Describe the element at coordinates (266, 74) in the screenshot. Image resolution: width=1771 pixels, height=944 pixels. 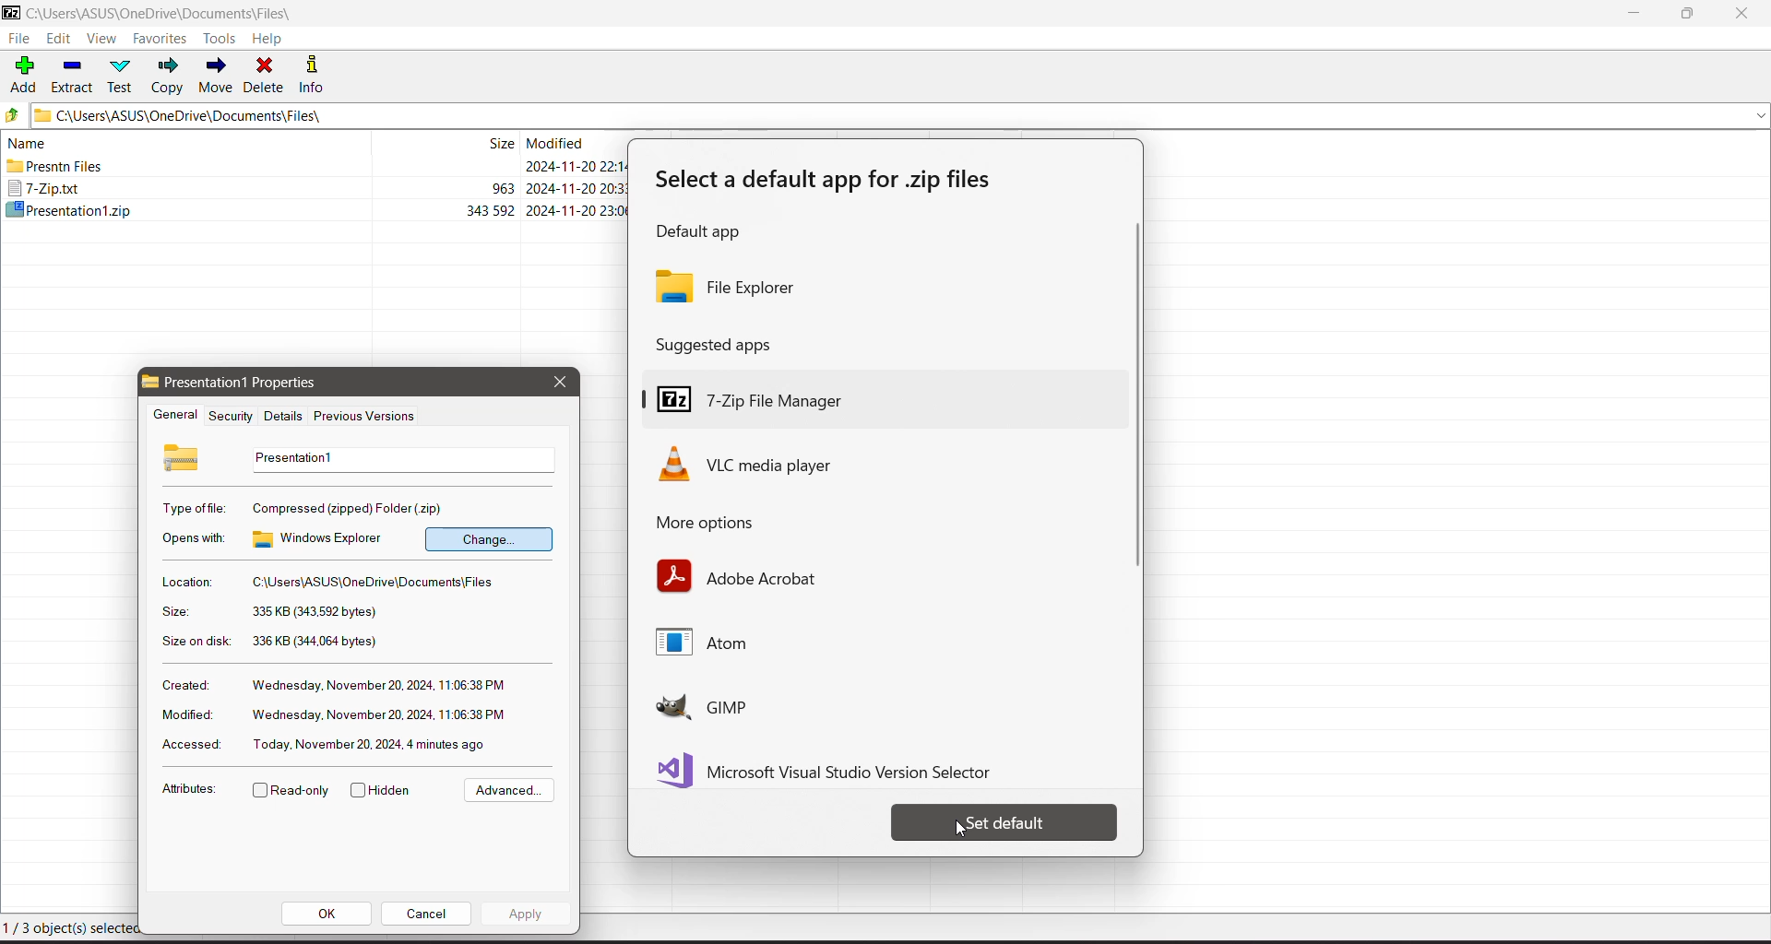
I see `Delete` at that location.